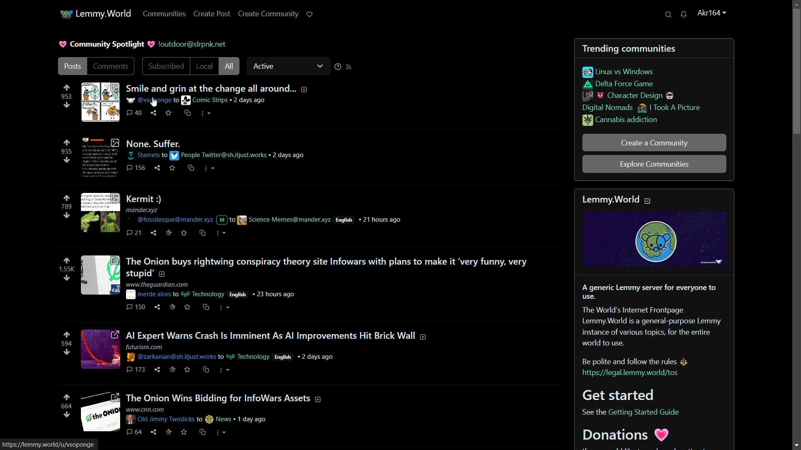 The height and width of the screenshot is (450, 801). I want to click on save, so click(184, 233).